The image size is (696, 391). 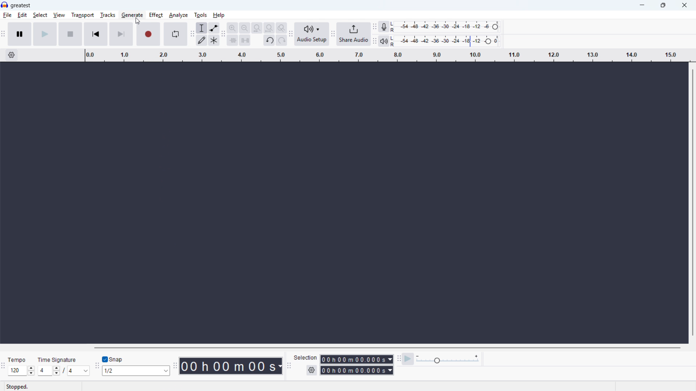 I want to click on Cursor, so click(x=137, y=21).